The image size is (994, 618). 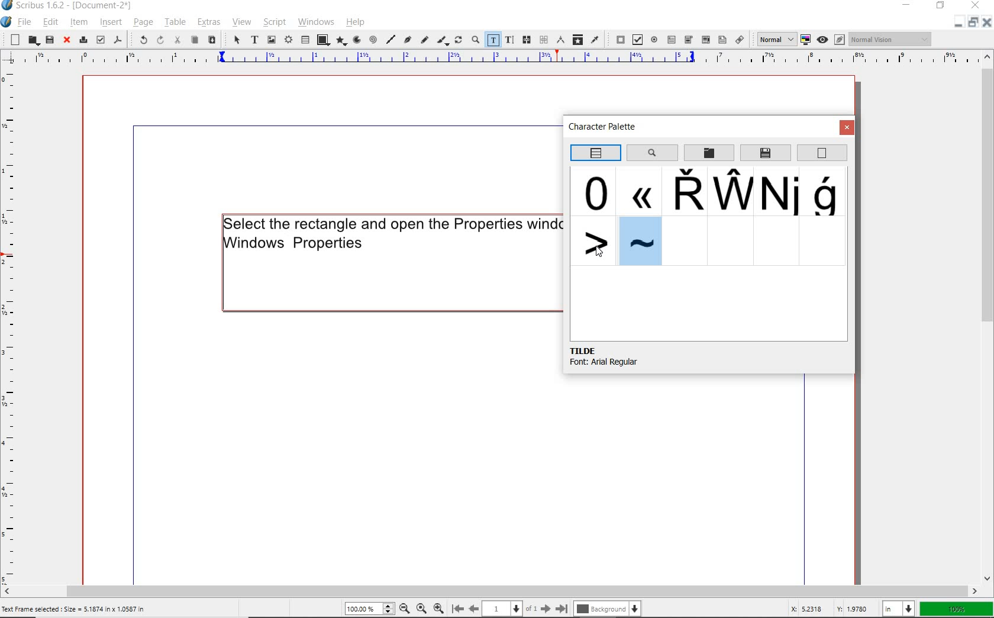 I want to click on render frame, so click(x=288, y=40).